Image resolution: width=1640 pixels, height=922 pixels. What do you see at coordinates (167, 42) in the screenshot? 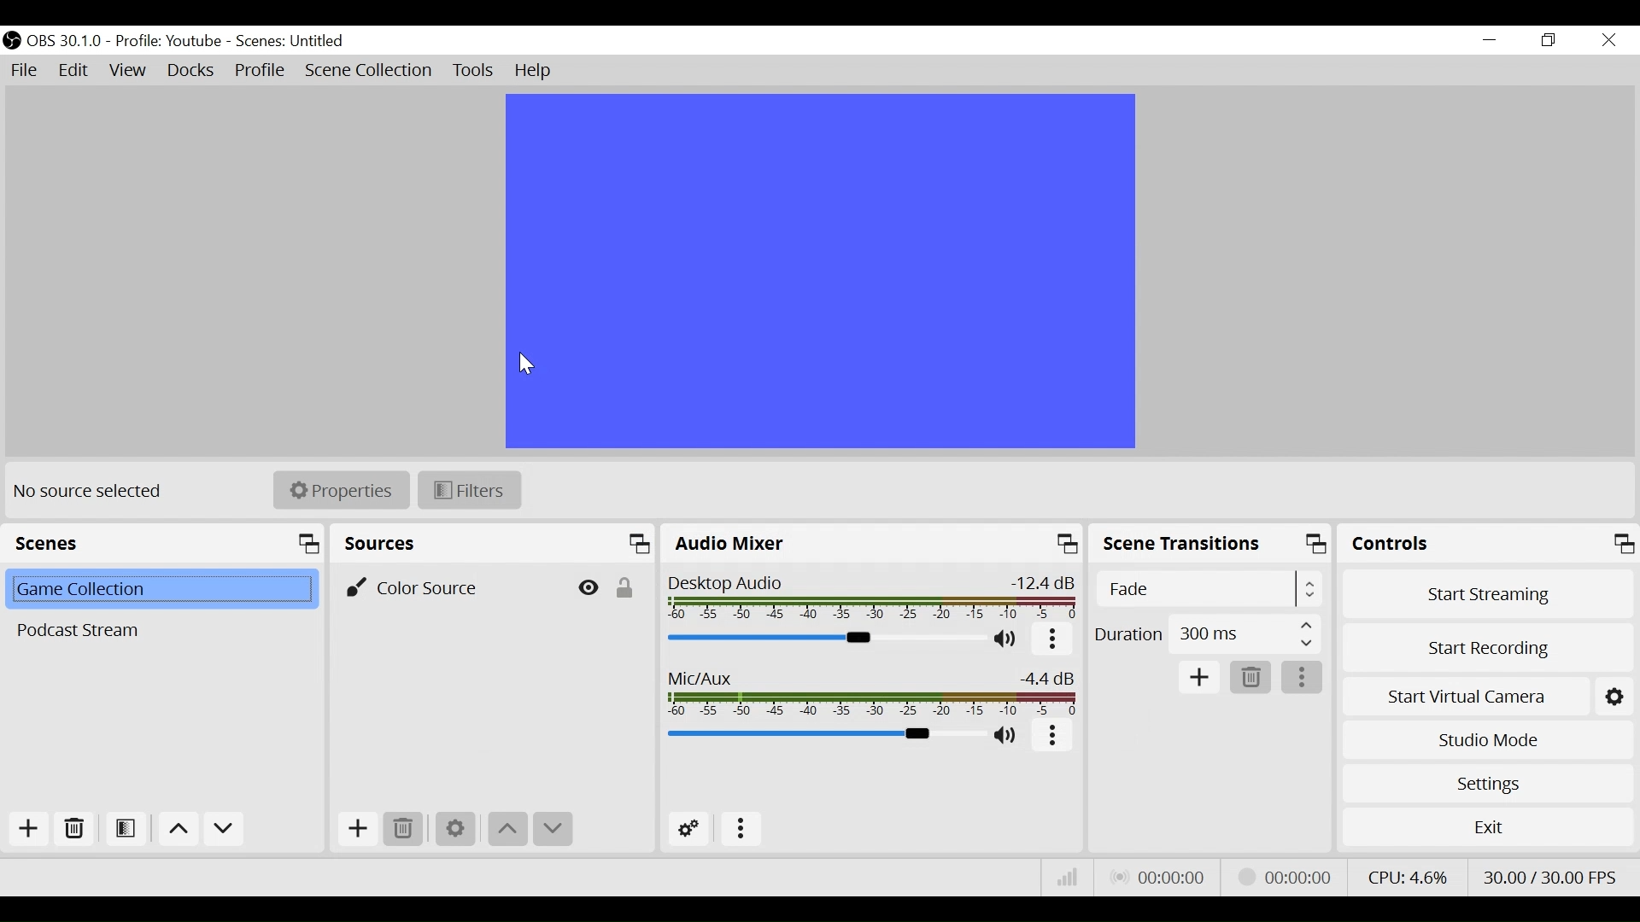
I see `profile` at bounding box center [167, 42].